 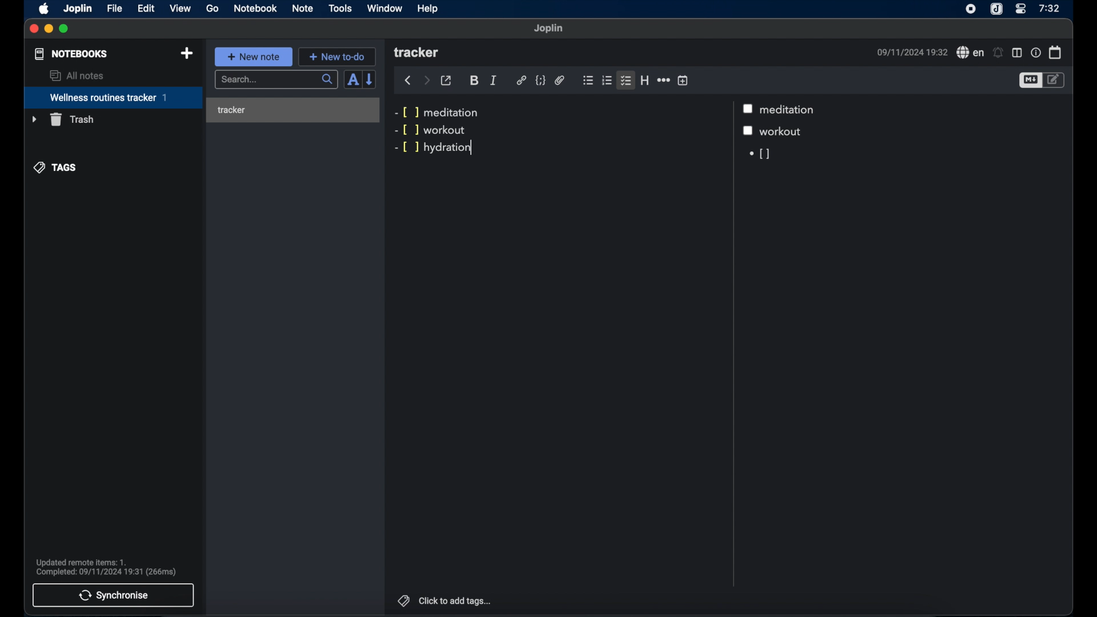 What do you see at coordinates (732, 344) in the screenshot?
I see `Scroll bar` at bounding box center [732, 344].